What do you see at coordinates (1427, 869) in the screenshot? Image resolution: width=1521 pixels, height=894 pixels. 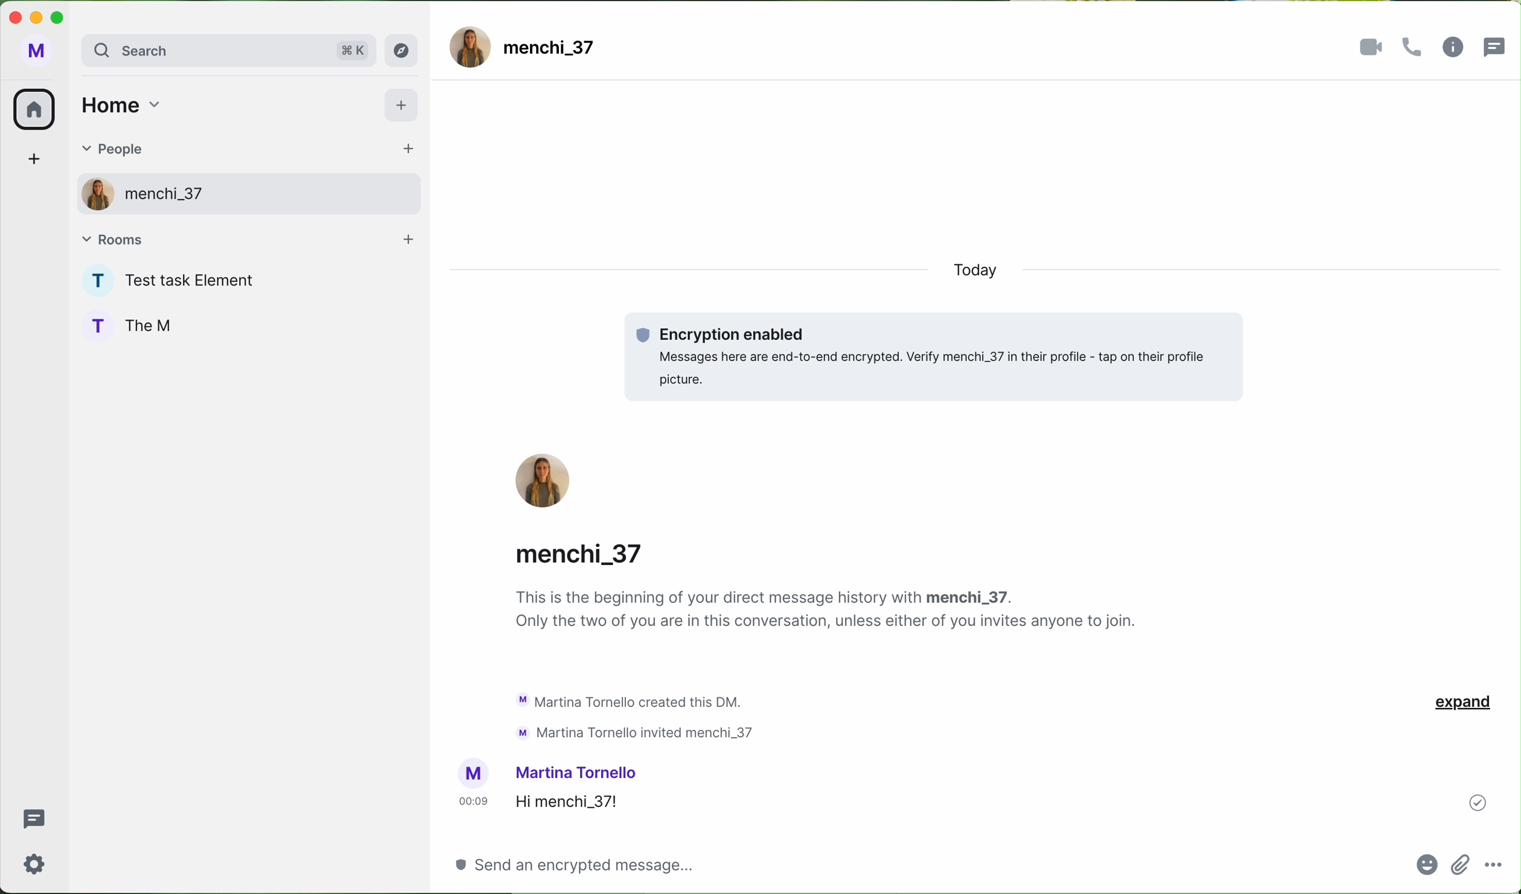 I see `emoji` at bounding box center [1427, 869].